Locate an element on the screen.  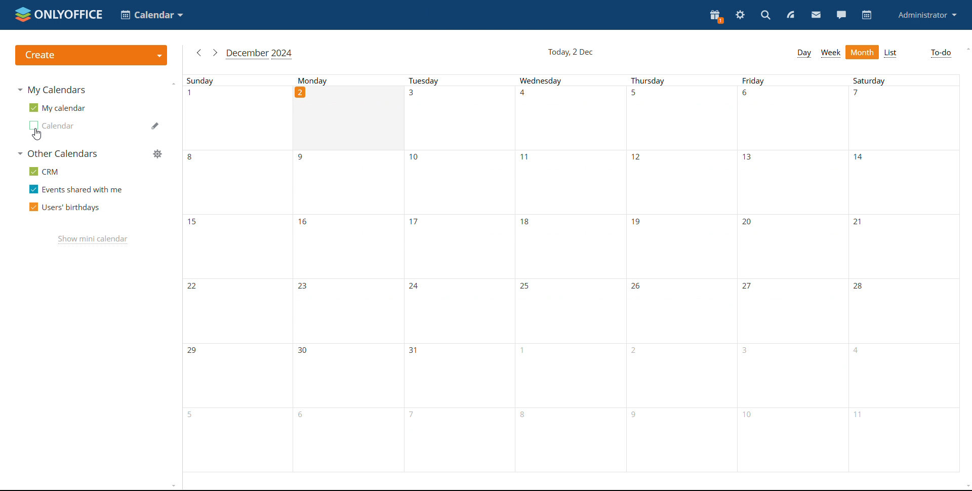
8 is located at coordinates (681, 441).